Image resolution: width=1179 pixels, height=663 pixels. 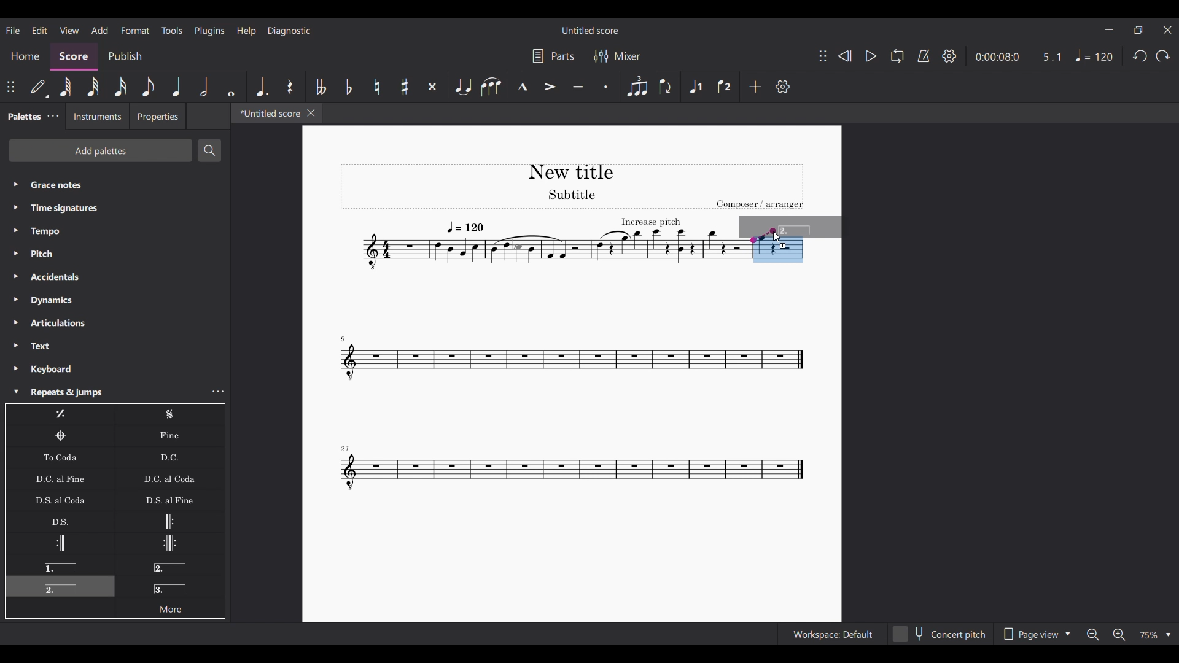 What do you see at coordinates (1051, 57) in the screenshot?
I see `Current ratio` at bounding box center [1051, 57].